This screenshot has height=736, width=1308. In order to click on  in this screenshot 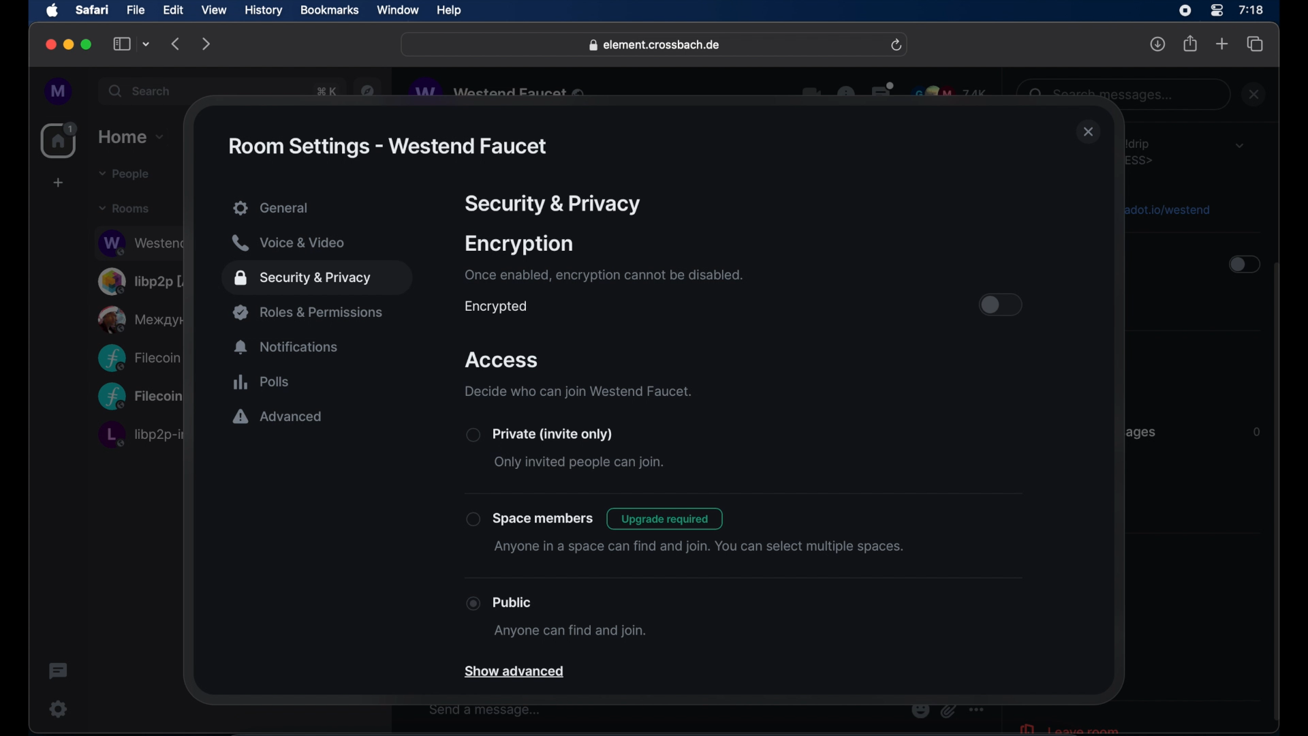, I will do `click(1256, 432)`.